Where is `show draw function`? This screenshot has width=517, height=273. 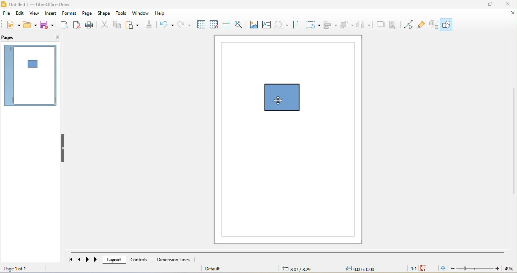 show draw function is located at coordinates (448, 24).